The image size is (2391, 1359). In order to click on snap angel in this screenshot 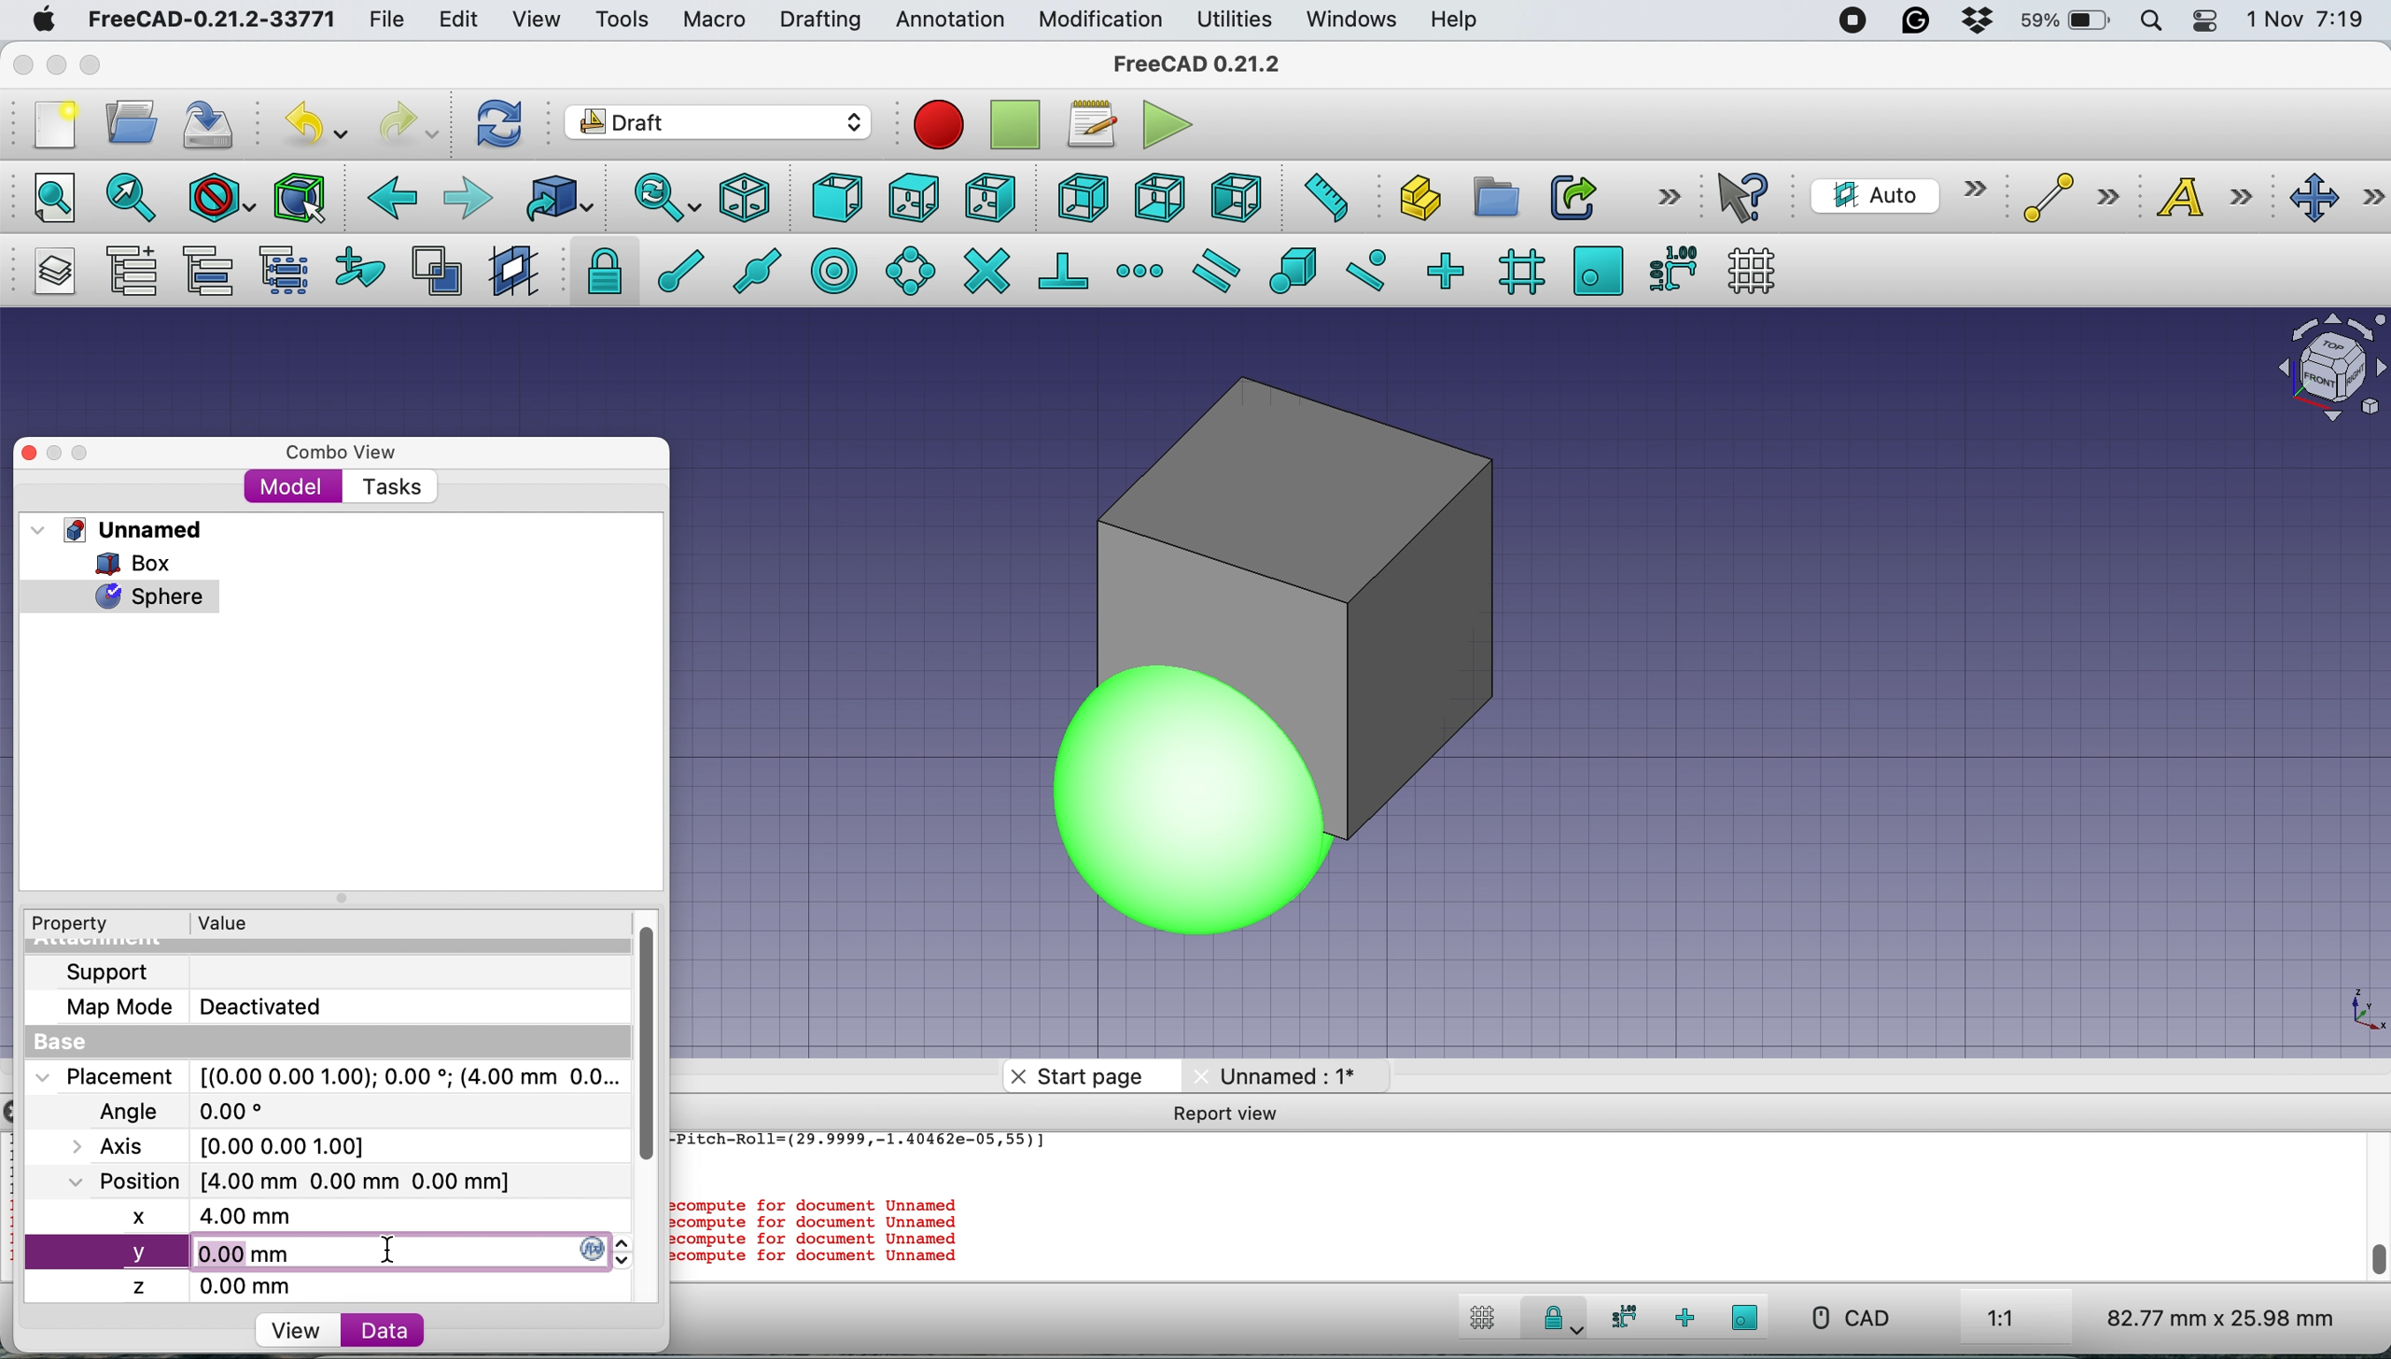, I will do `click(904, 270)`.